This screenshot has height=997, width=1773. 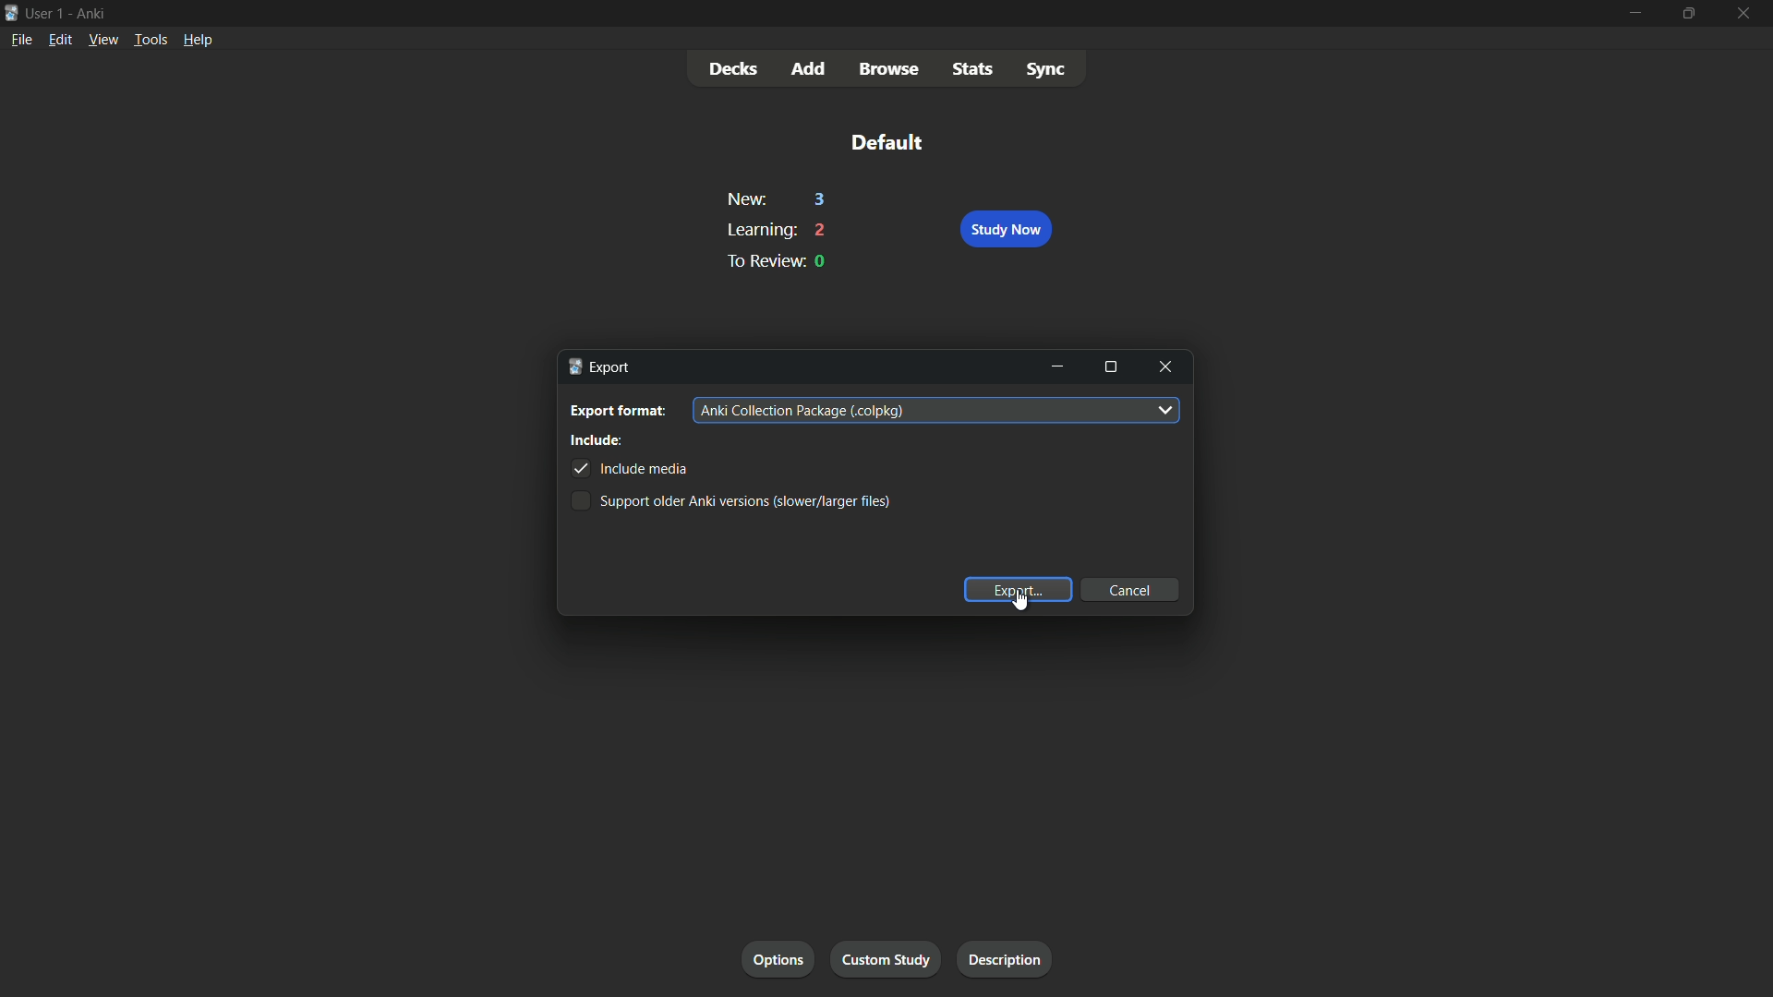 What do you see at coordinates (886, 141) in the screenshot?
I see `default` at bounding box center [886, 141].